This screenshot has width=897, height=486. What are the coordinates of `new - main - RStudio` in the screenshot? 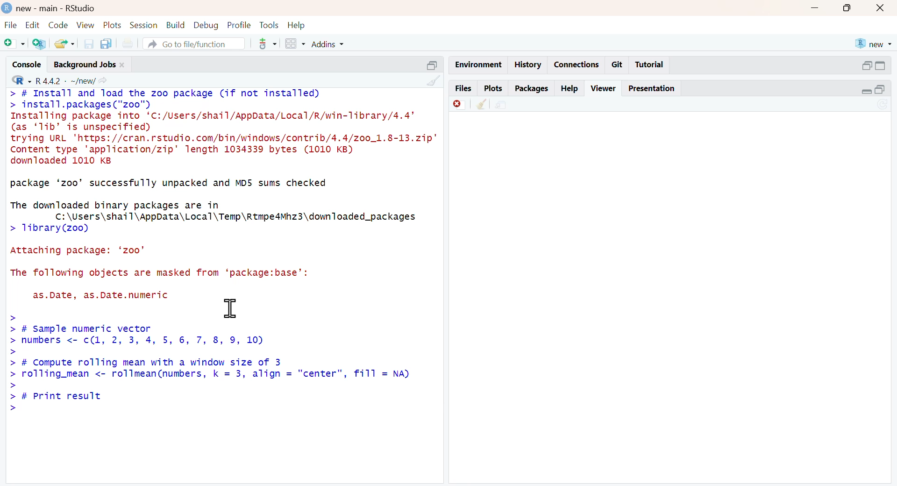 It's located at (56, 9).